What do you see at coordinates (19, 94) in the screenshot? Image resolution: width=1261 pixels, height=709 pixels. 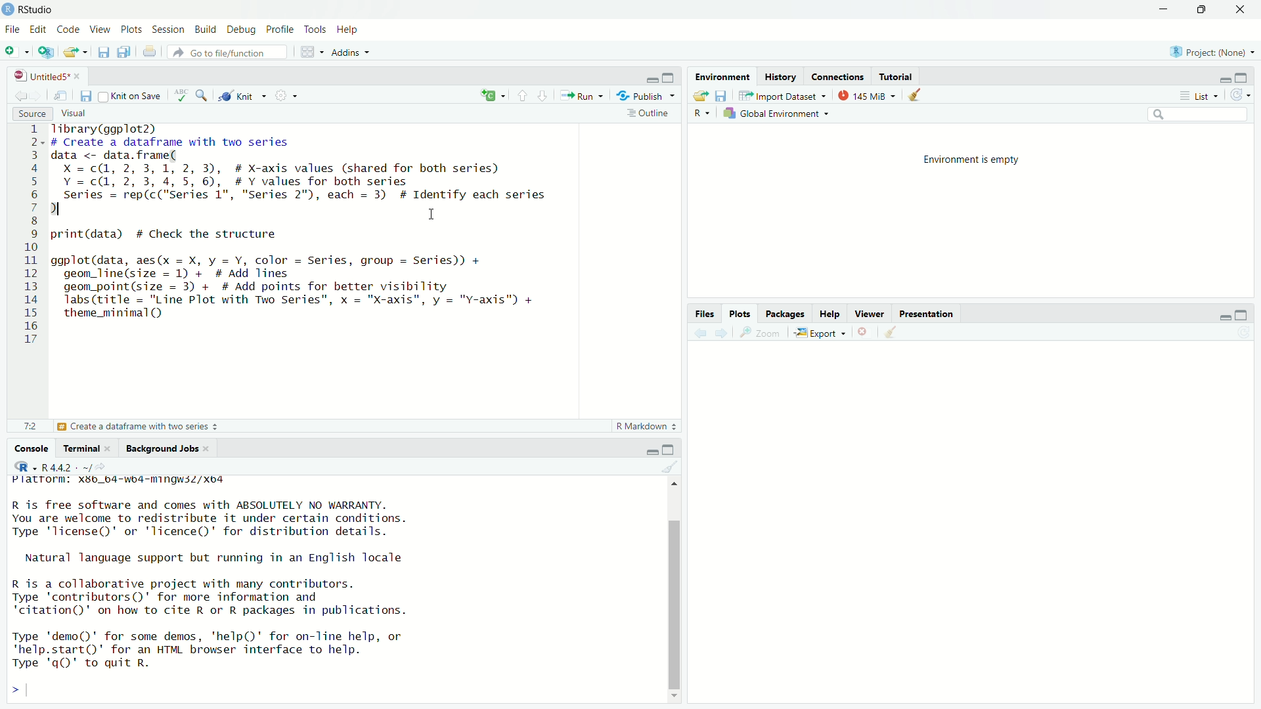 I see `Go back to the previous source selection` at bounding box center [19, 94].